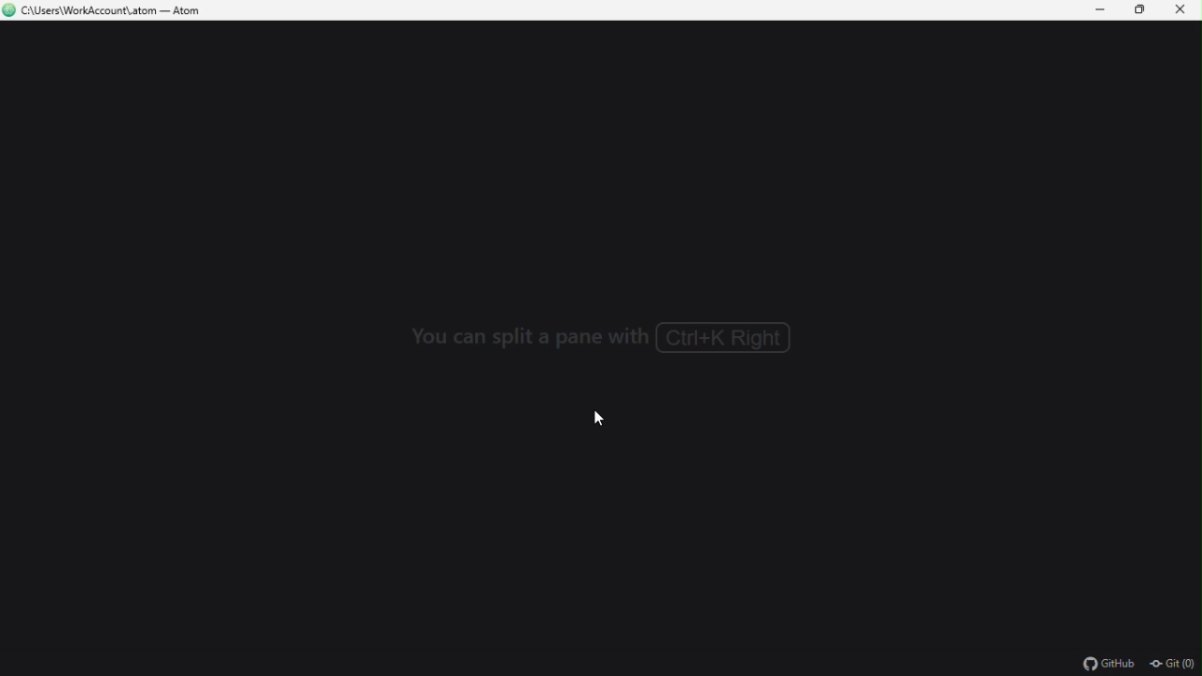 The height and width of the screenshot is (676, 1202). I want to click on Cursor, so click(602, 420).